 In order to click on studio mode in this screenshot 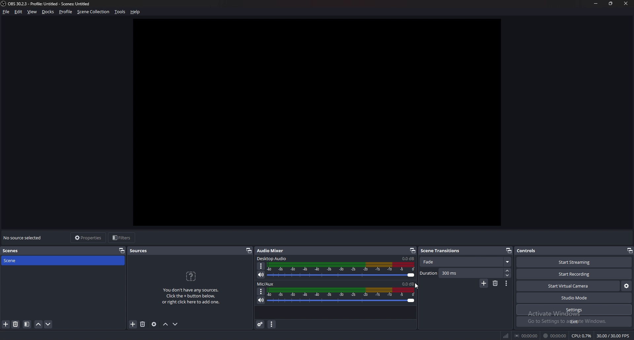, I will do `click(575, 298)`.